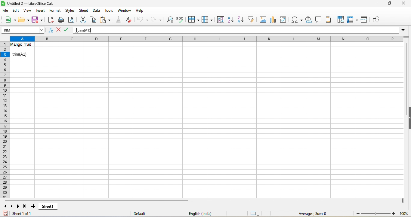  What do you see at coordinates (243, 30) in the screenshot?
I see `=trim (a1)` at bounding box center [243, 30].